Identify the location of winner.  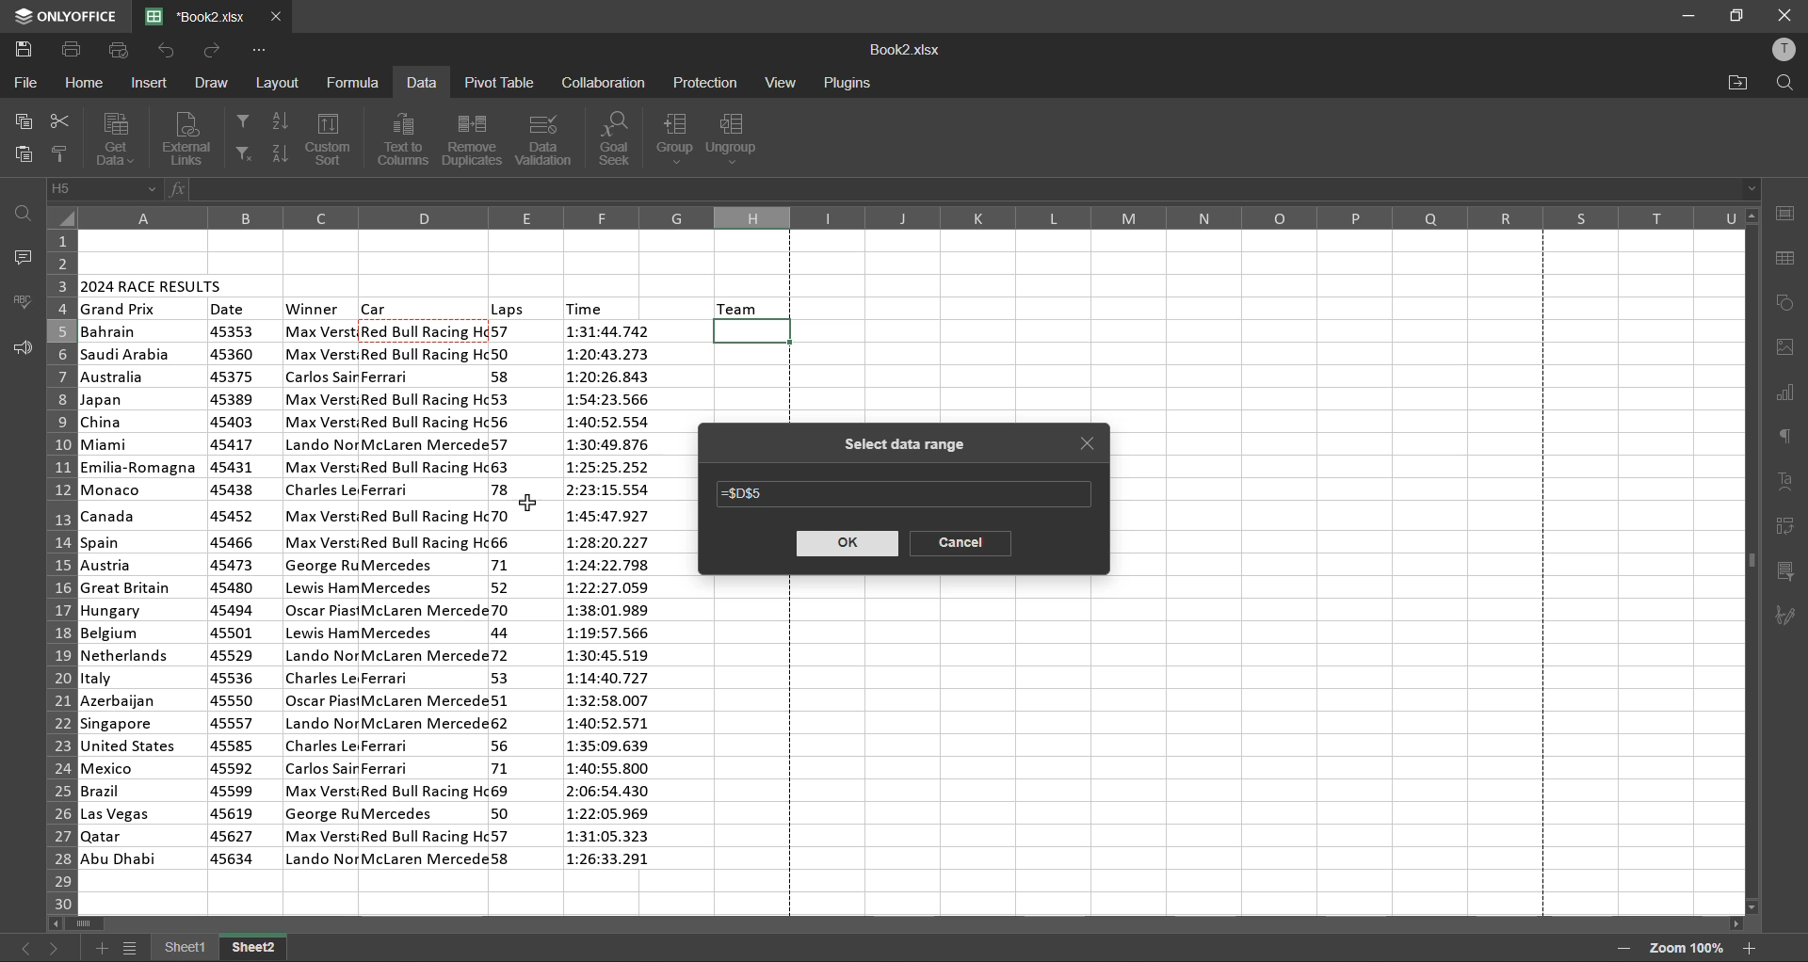
(321, 594).